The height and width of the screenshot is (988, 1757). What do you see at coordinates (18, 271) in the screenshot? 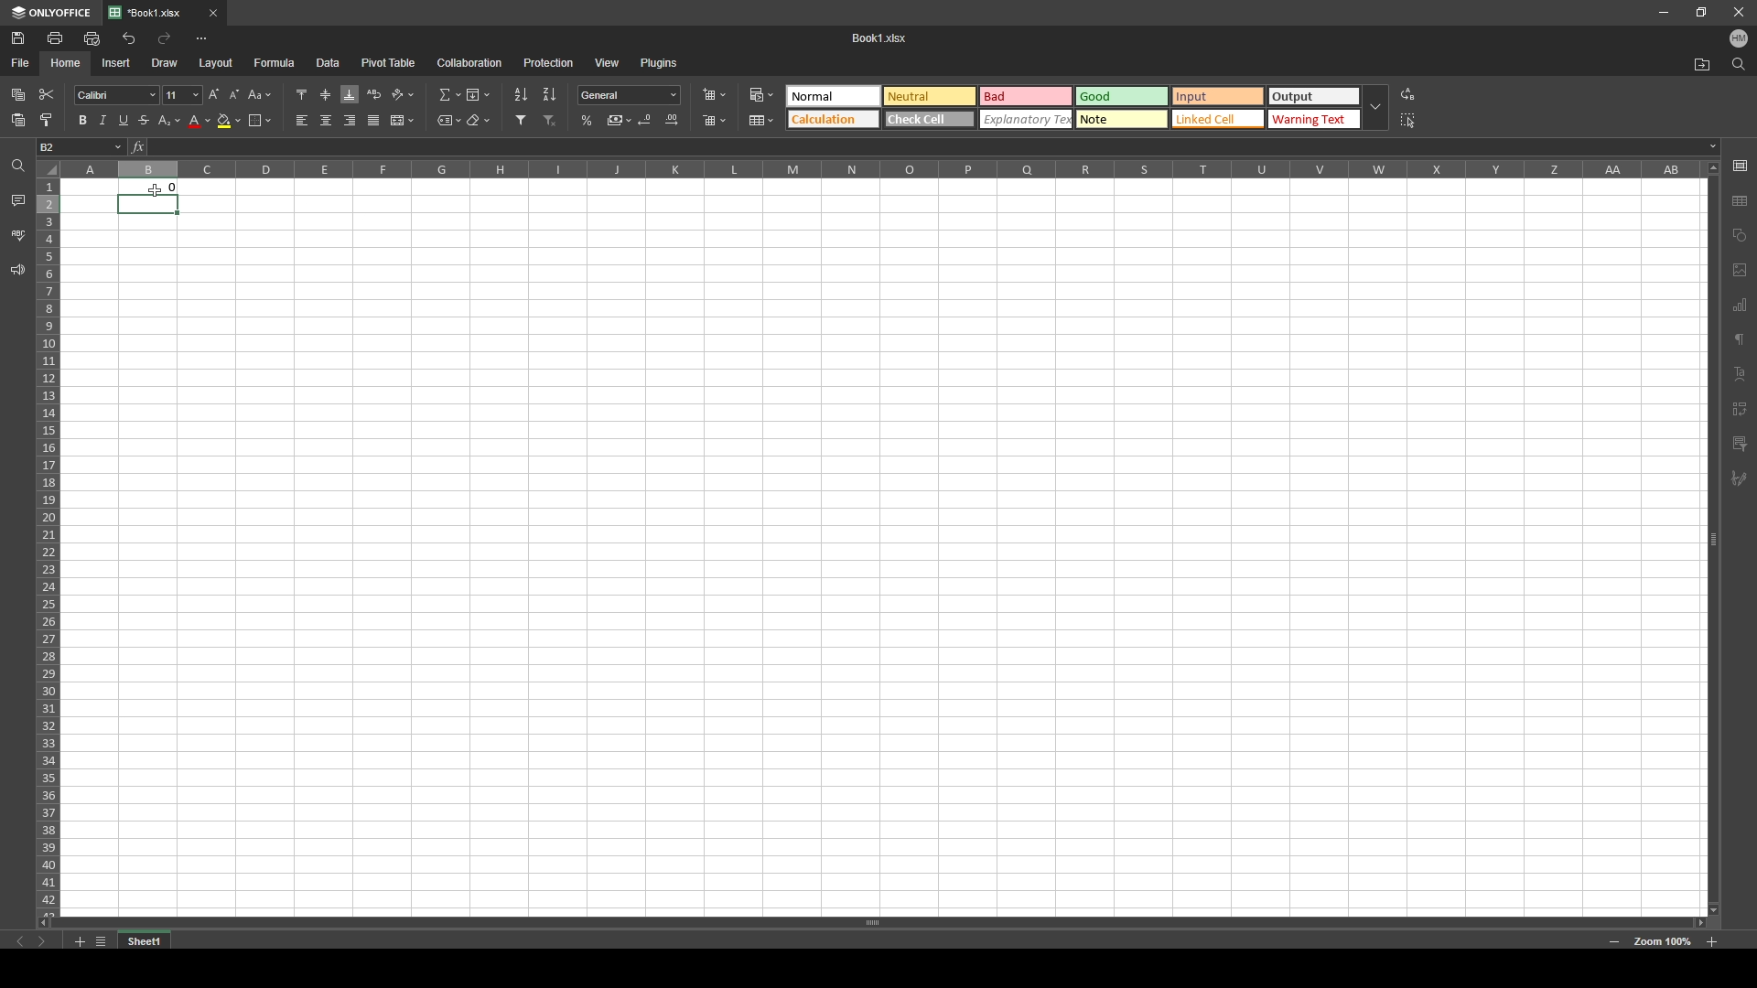
I see `feedback` at bounding box center [18, 271].